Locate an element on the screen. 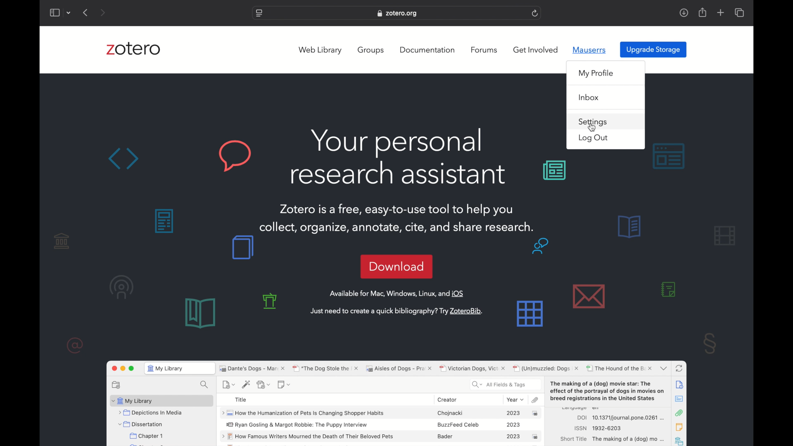  forums is located at coordinates (485, 50).